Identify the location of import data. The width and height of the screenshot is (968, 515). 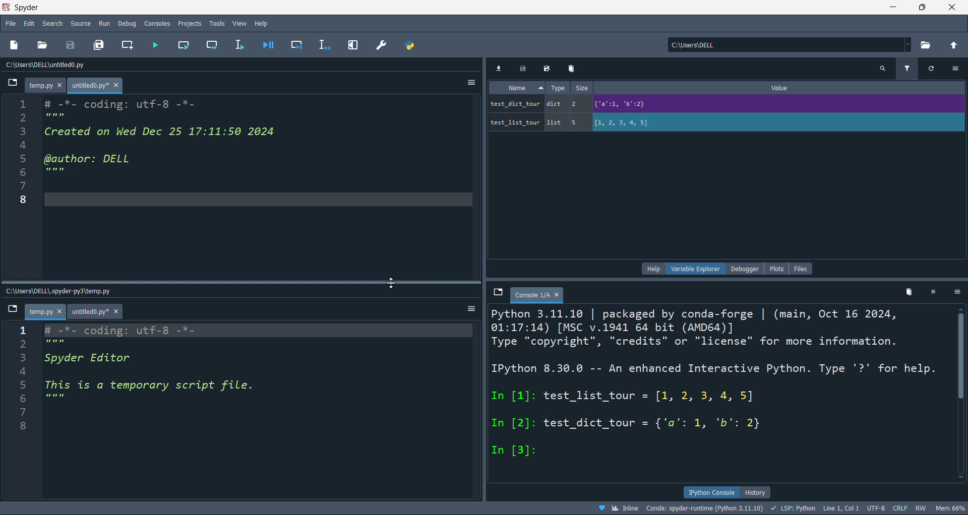
(500, 68).